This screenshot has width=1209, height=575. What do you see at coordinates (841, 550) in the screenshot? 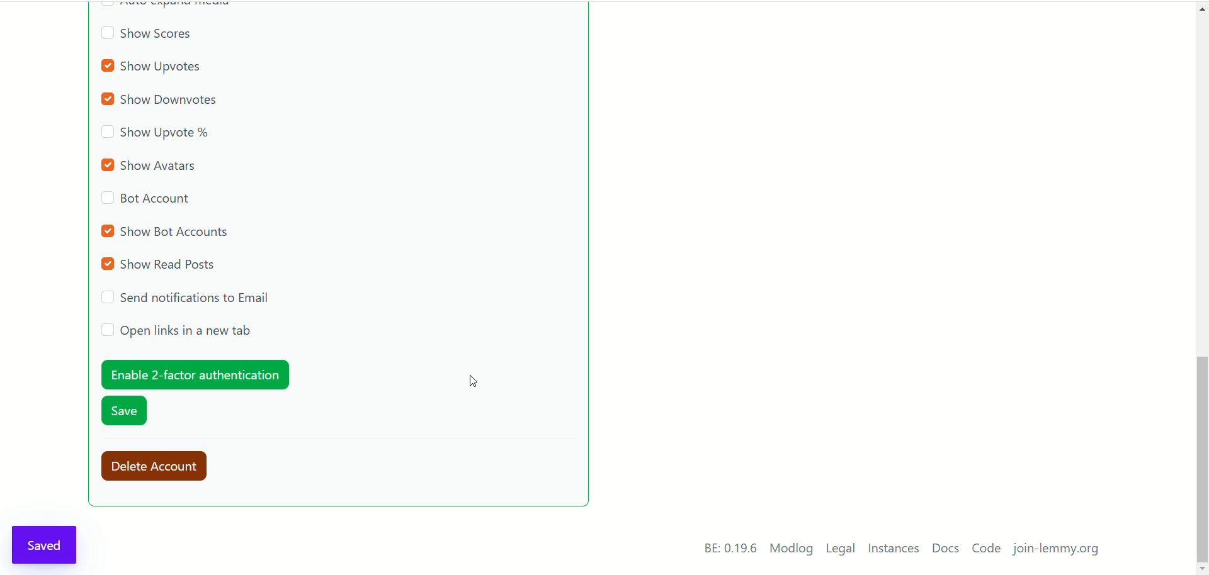
I see `legal` at bounding box center [841, 550].